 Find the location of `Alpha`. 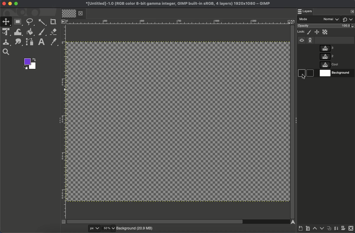

Alpha is located at coordinates (325, 32).